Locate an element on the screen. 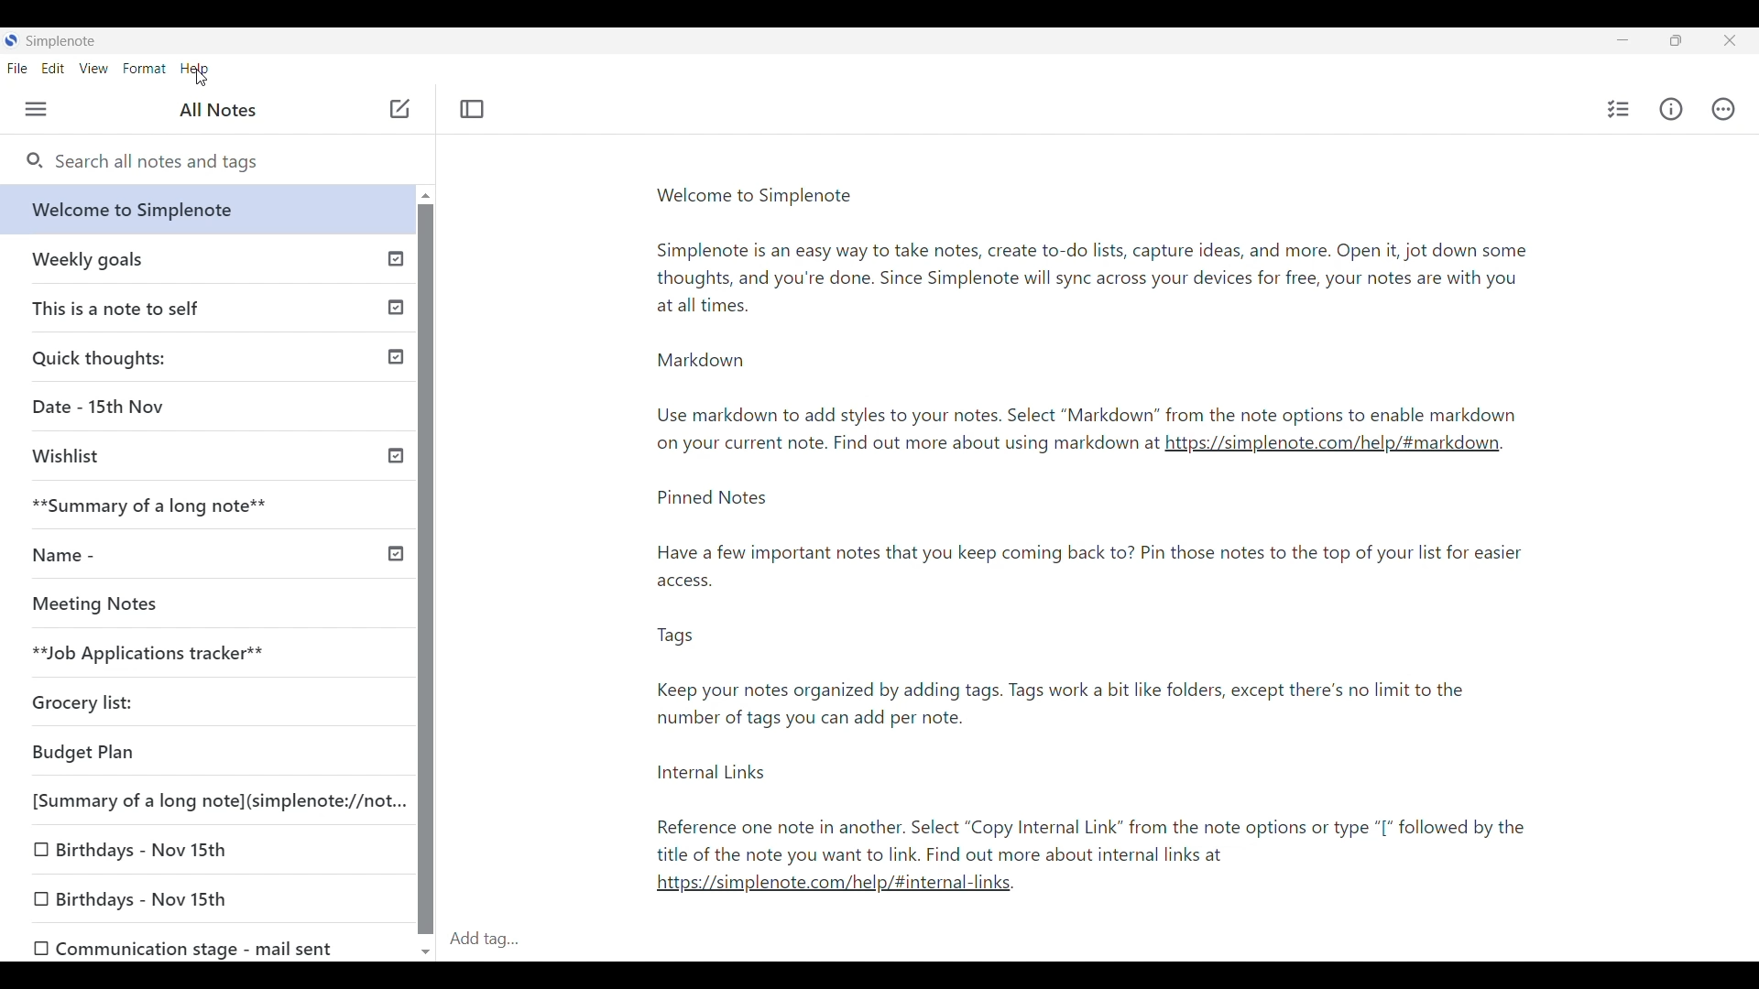  0 Communication stage - mail sent is located at coordinates (202, 947).